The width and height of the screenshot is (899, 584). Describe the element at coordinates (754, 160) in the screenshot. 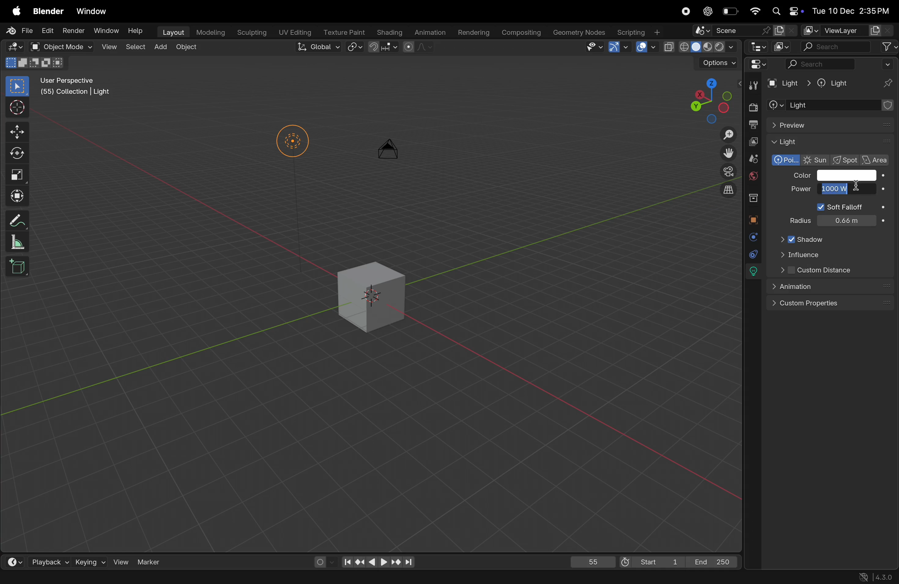

I see `scene` at that location.